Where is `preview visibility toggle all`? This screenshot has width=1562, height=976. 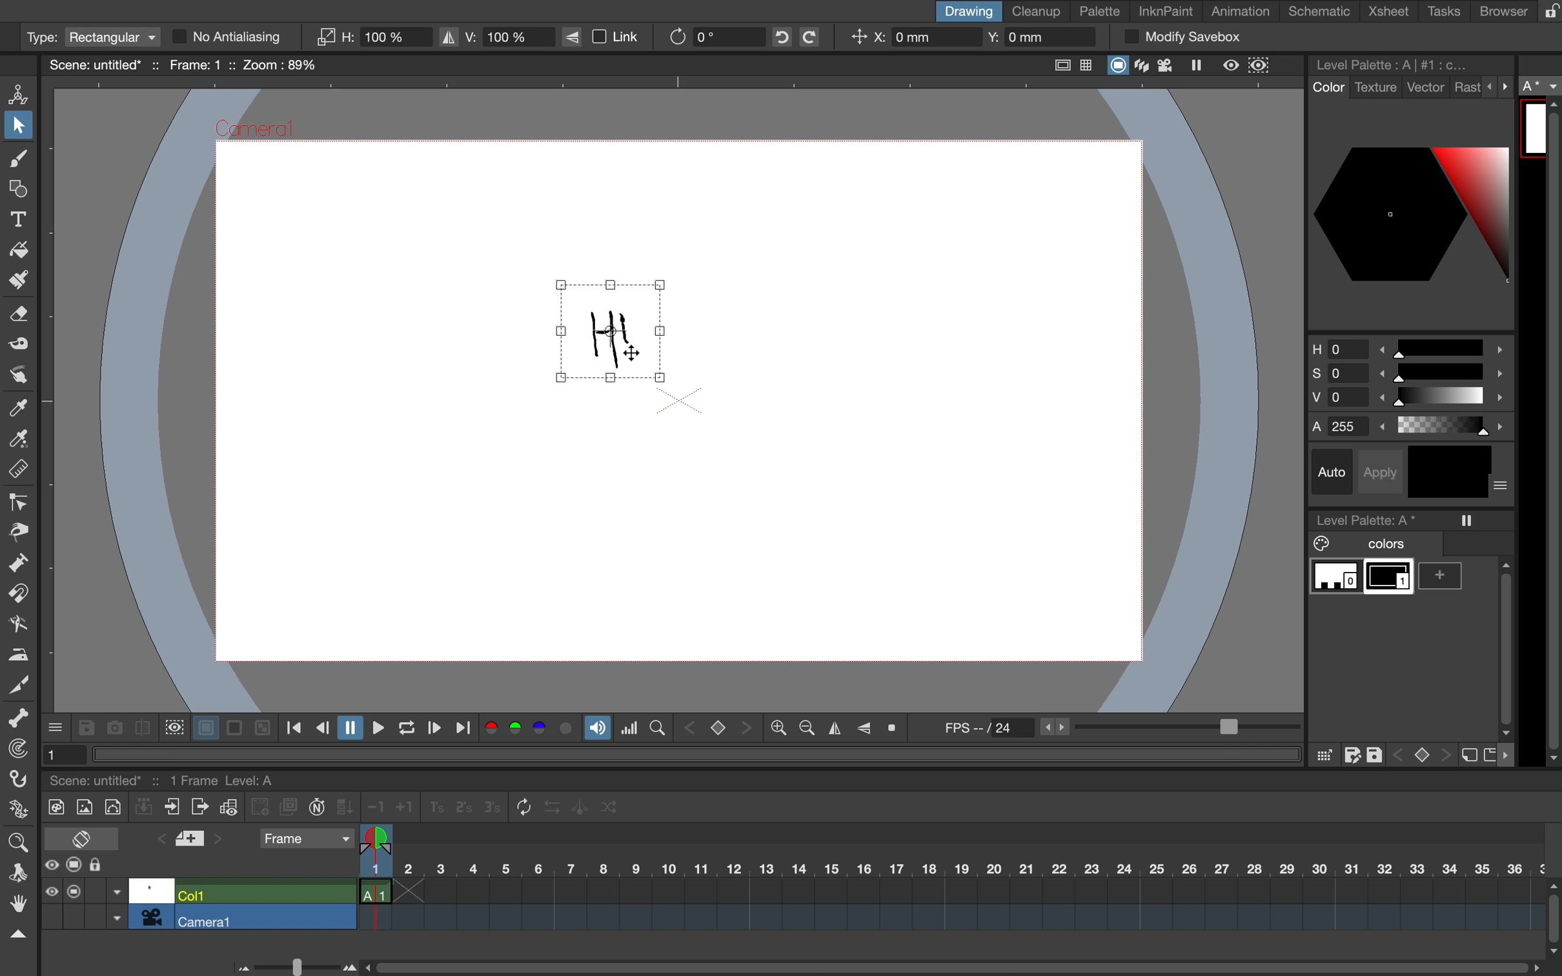
preview visibility toggle all is located at coordinates (50, 891).